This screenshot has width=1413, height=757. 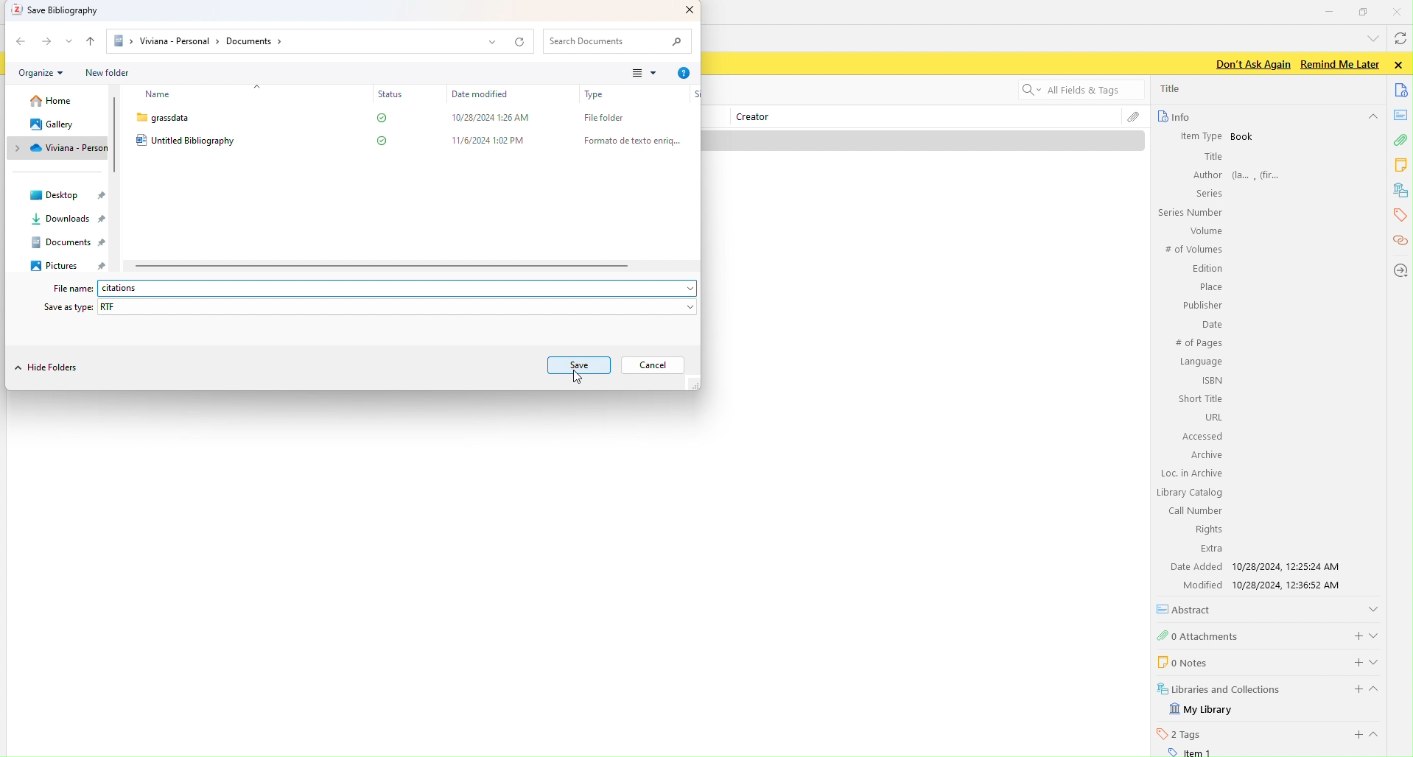 I want to click on Gallery, so click(x=50, y=124).